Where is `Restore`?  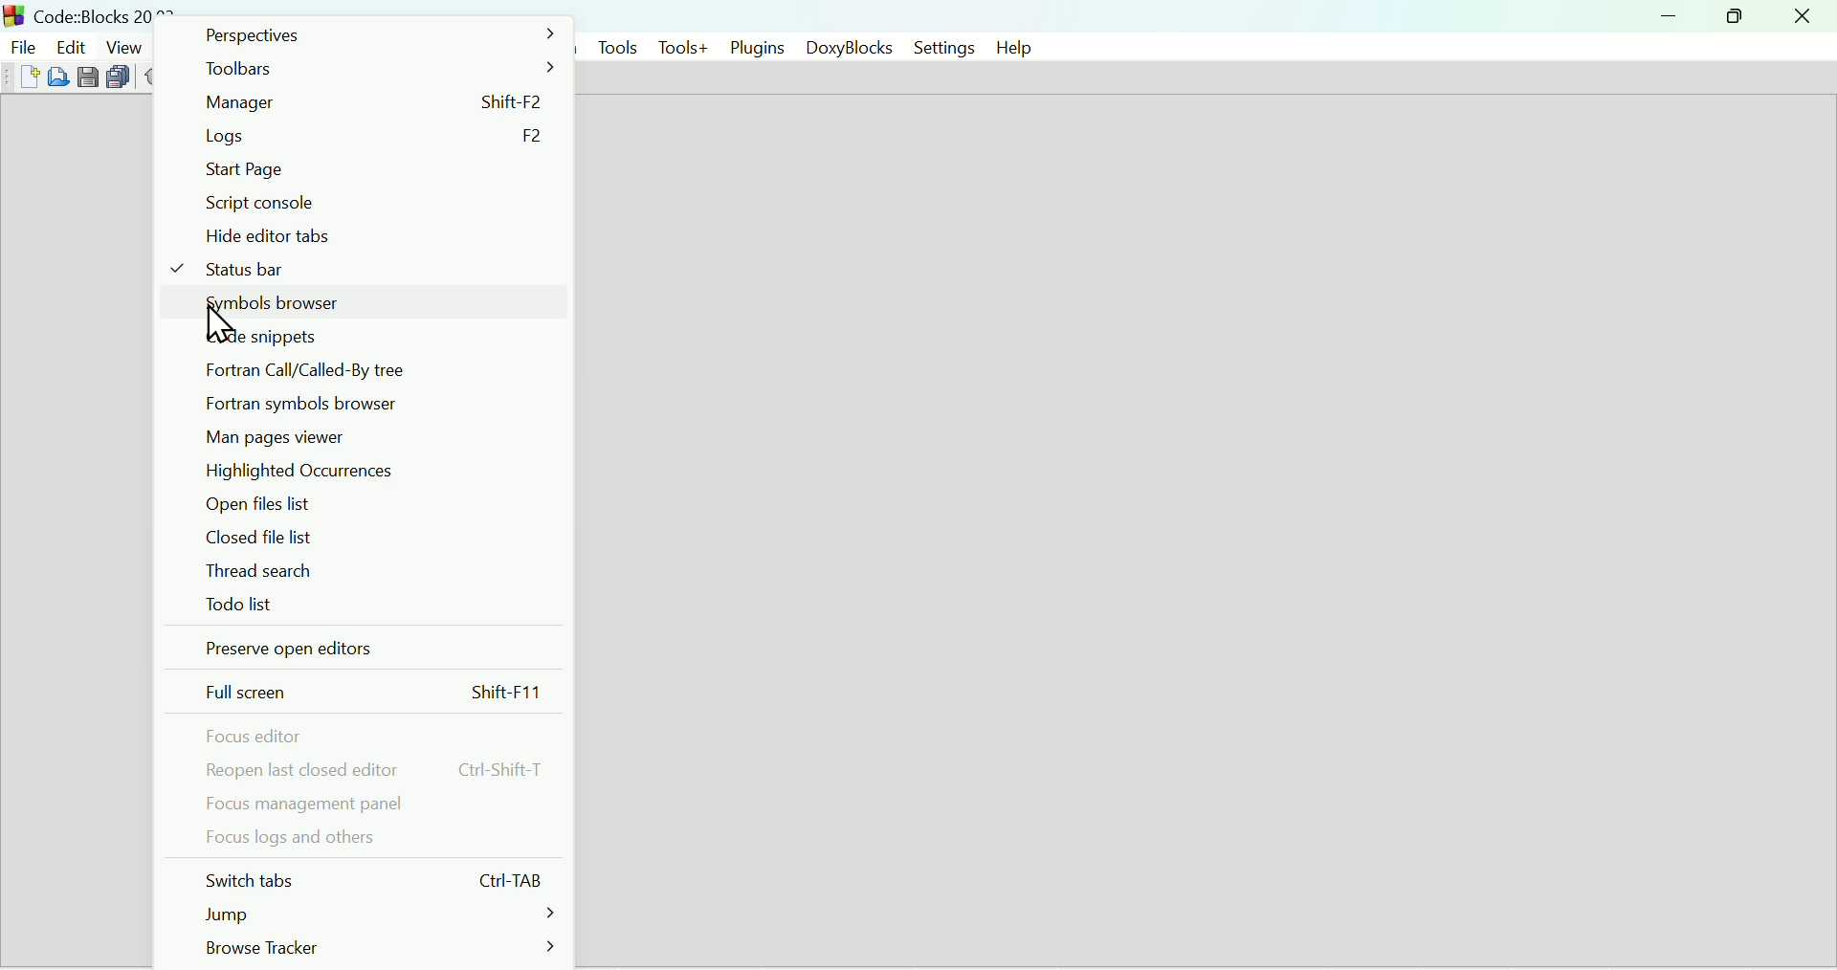
Restore is located at coordinates (1729, 16).